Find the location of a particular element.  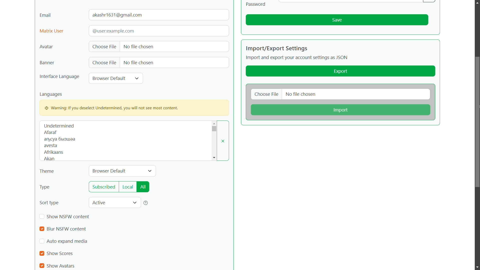

no file chosen is located at coordinates (138, 62).